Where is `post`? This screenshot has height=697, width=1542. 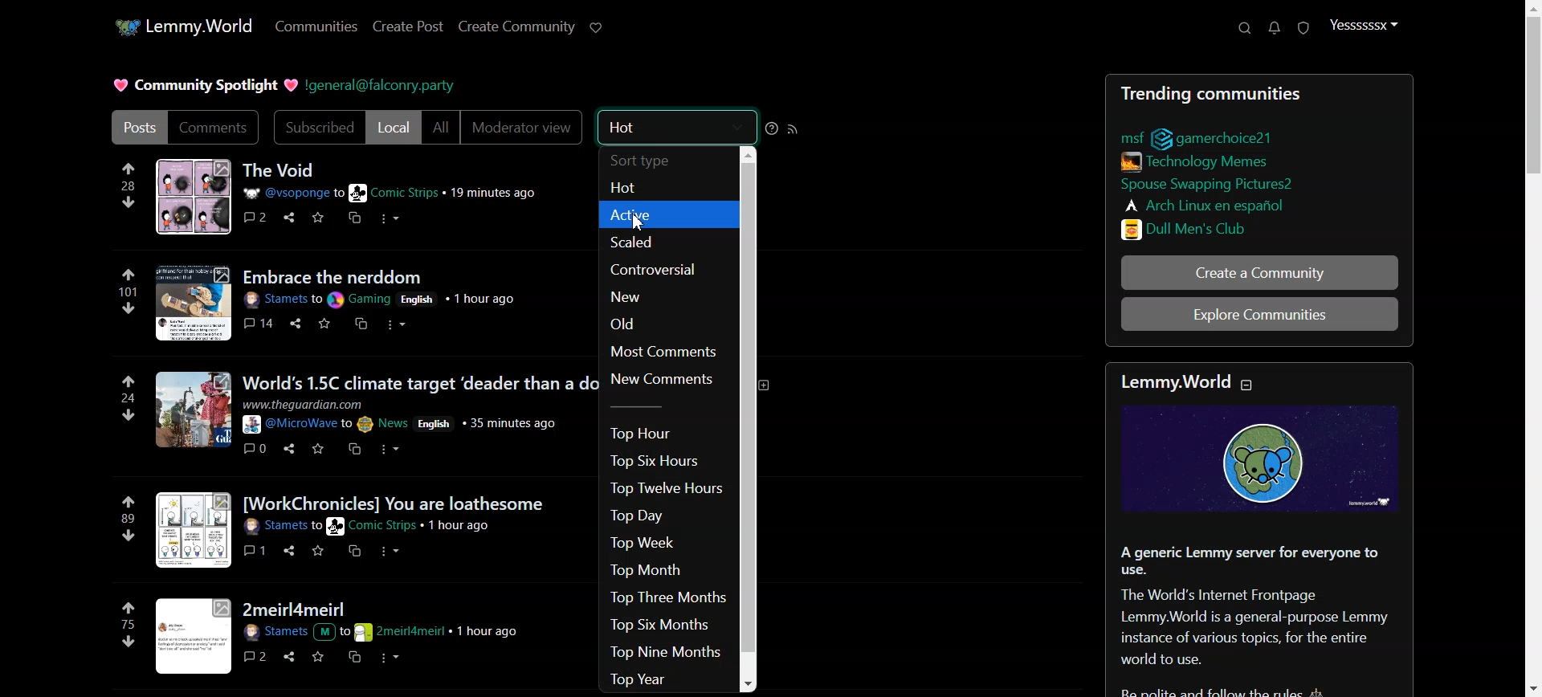
post is located at coordinates (414, 502).